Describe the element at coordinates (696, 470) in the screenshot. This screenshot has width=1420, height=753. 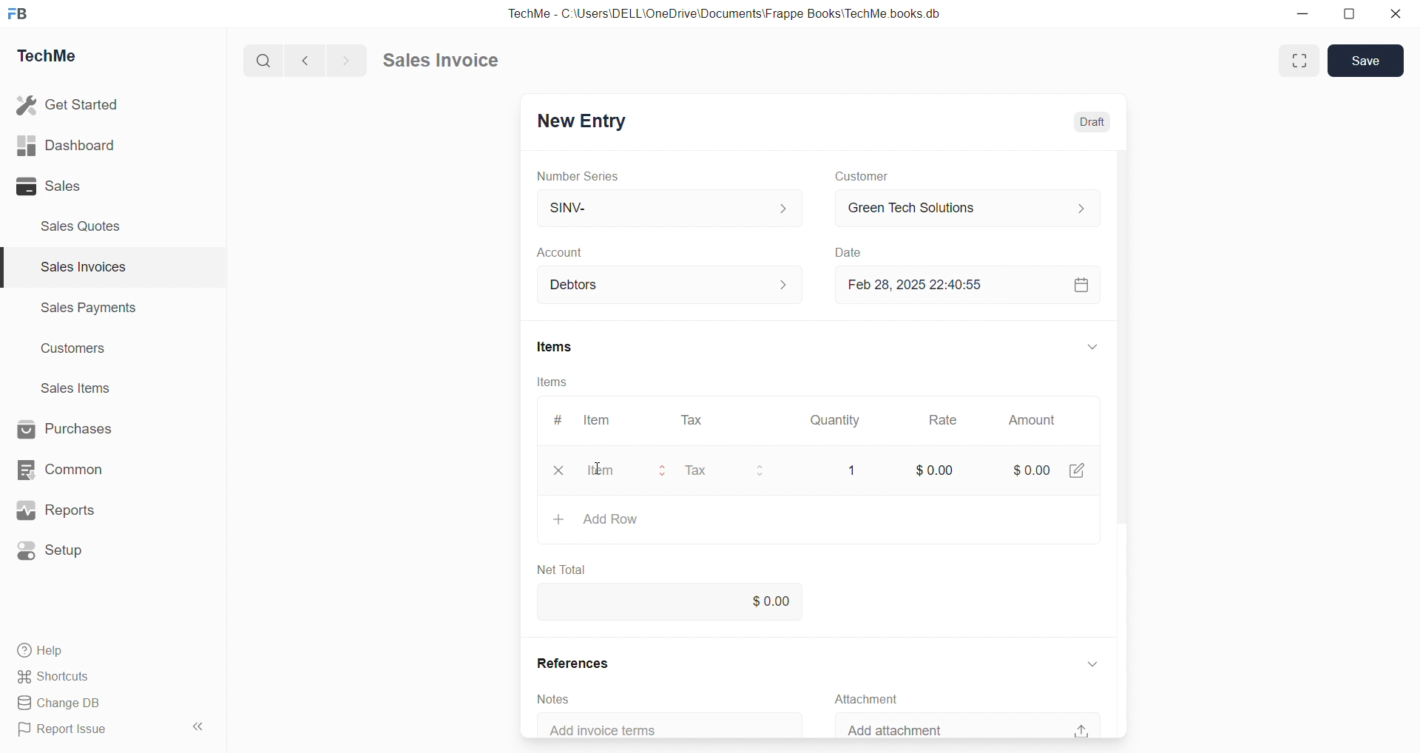
I see `Tax` at that location.